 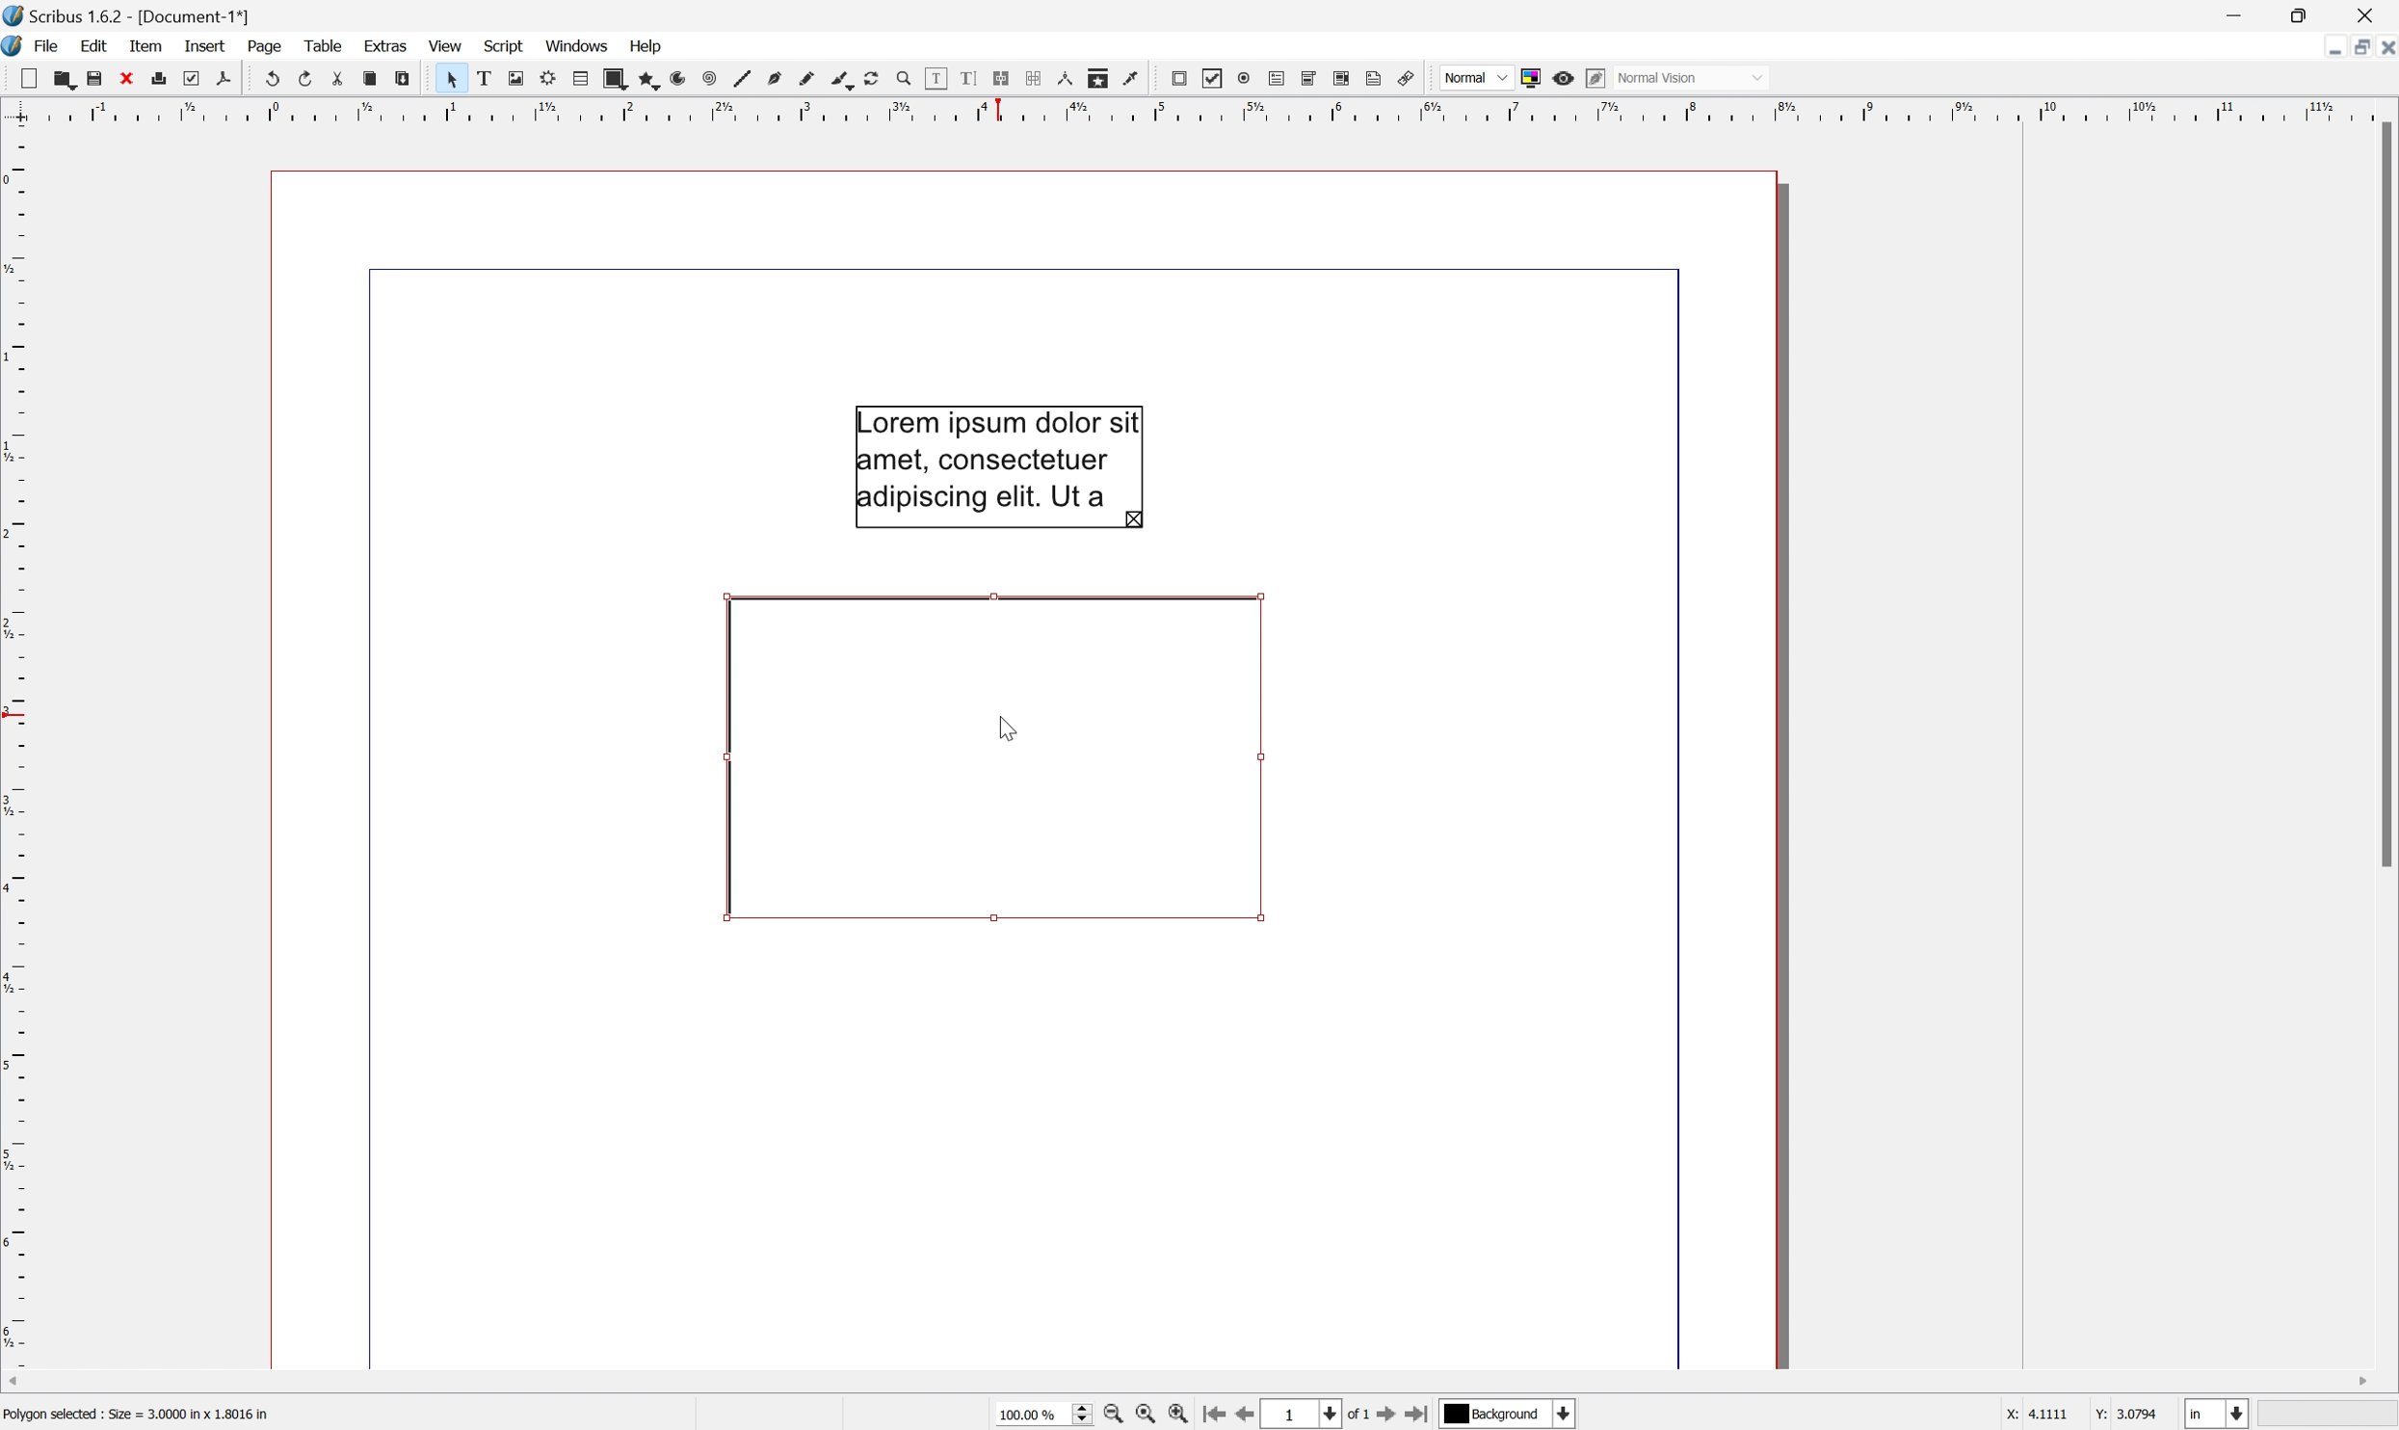 I want to click on Polygon selected: Size = 3.0000 in × 1.8016 in, so click(x=143, y=1414).